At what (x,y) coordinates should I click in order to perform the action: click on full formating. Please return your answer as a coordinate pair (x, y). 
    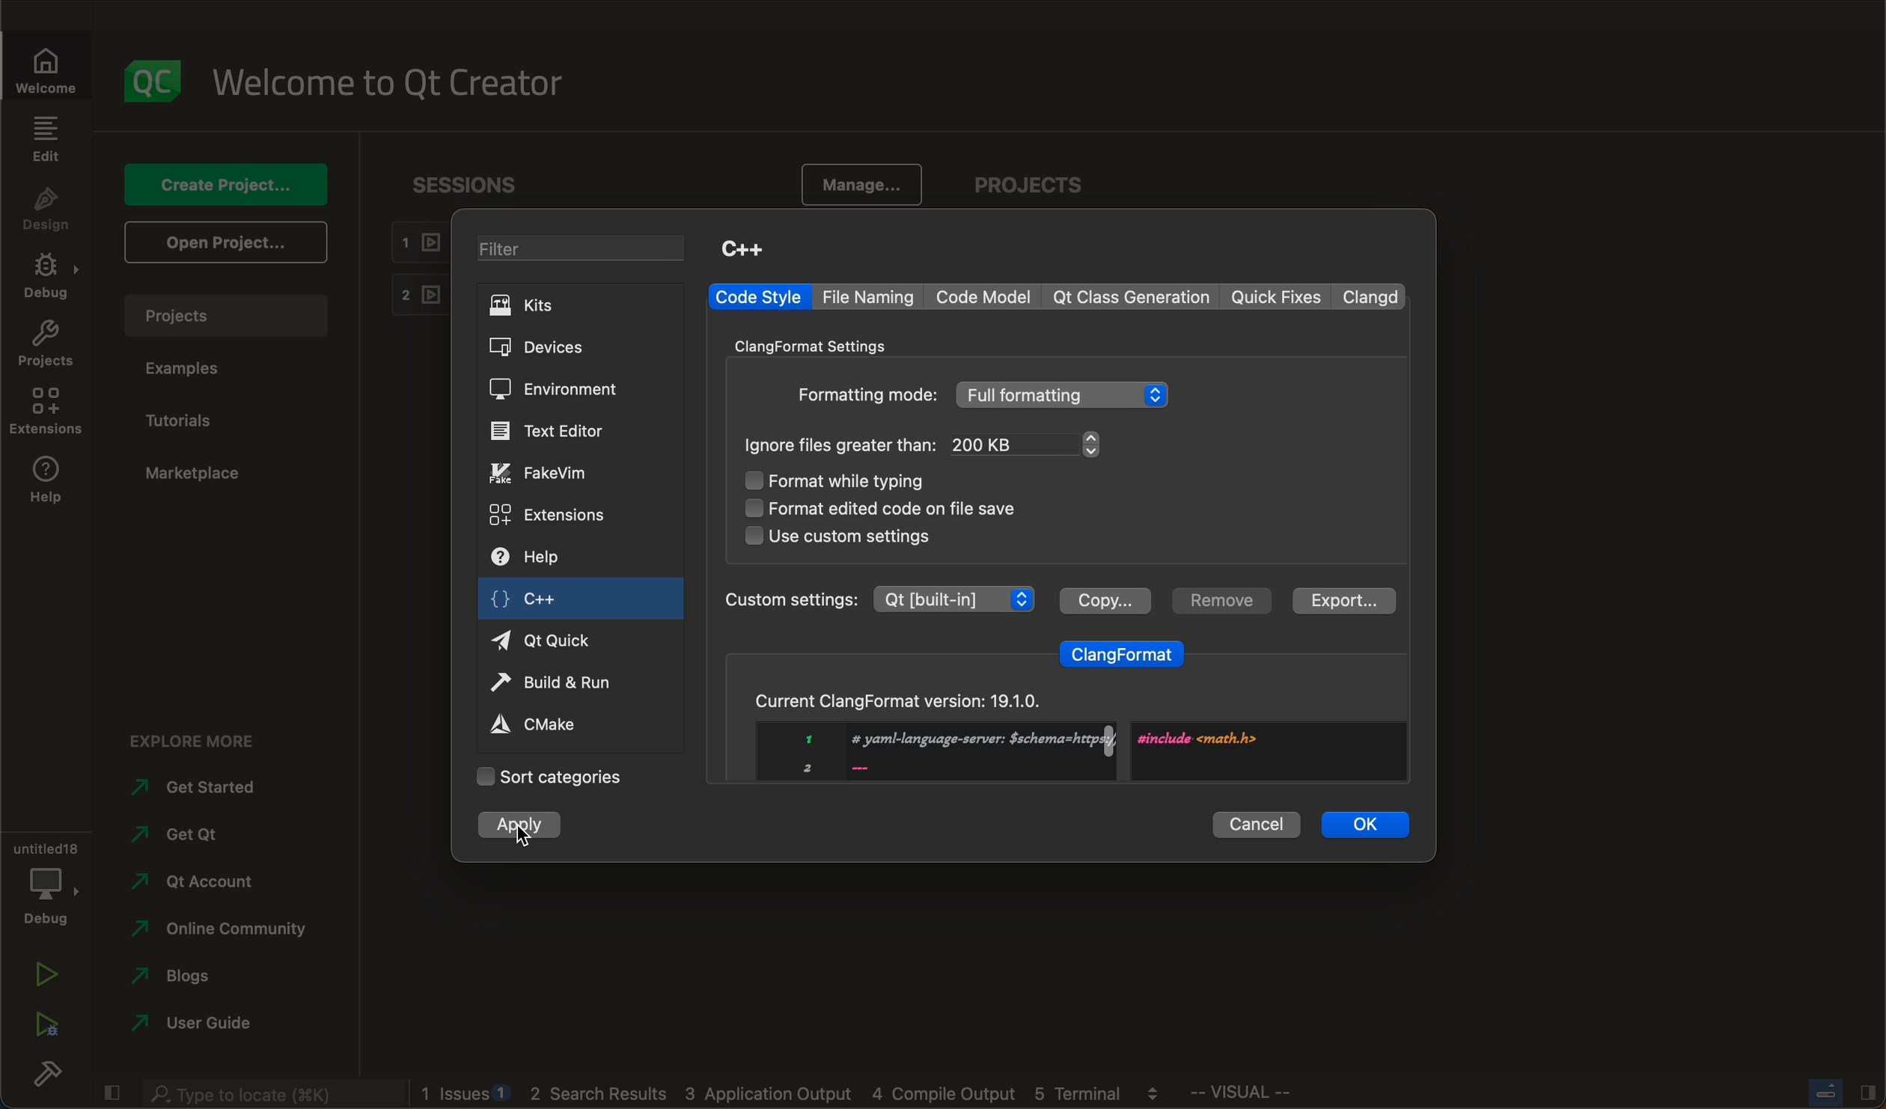
    Looking at the image, I should click on (1065, 395).